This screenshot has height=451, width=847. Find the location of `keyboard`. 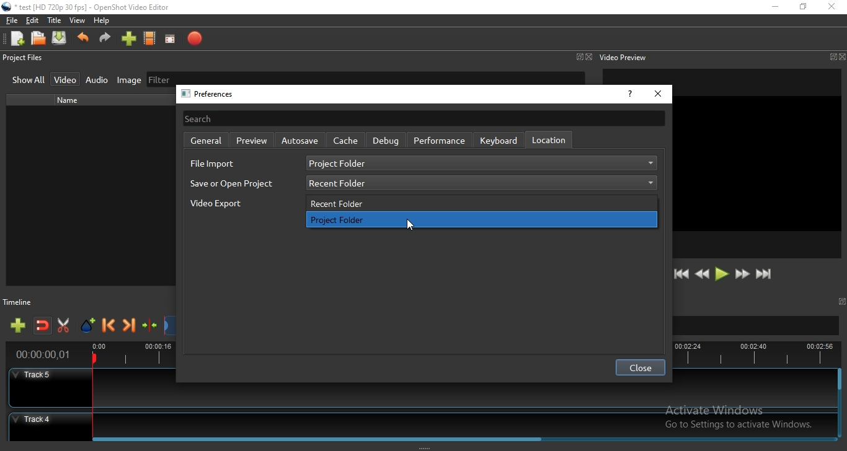

keyboard is located at coordinates (500, 140).